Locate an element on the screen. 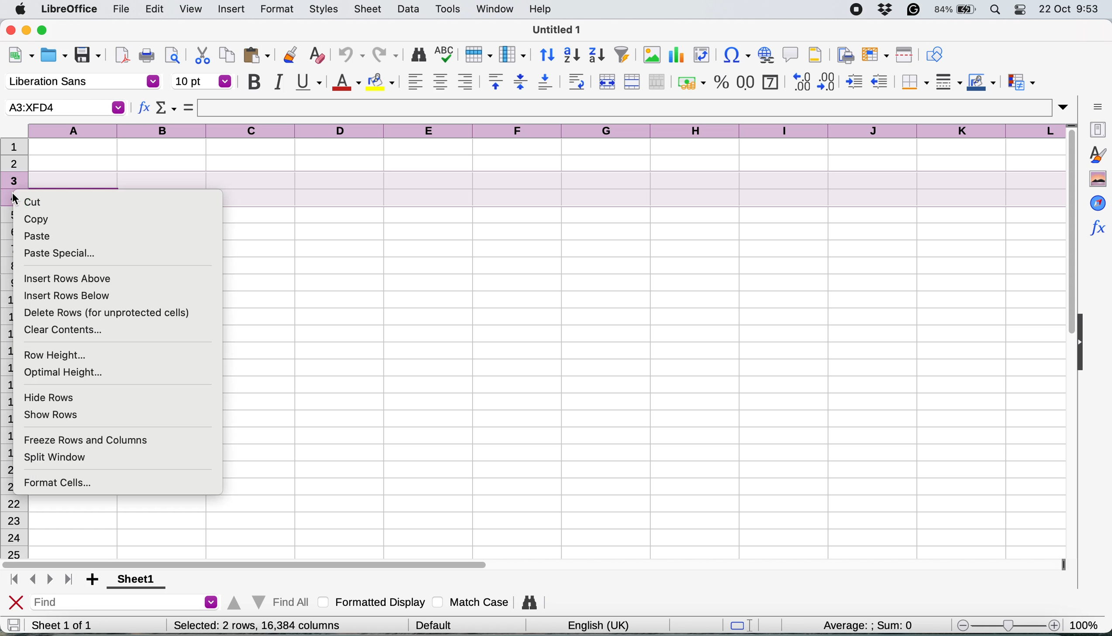 This screenshot has height=636, width=1112. average : : sum: 0 is located at coordinates (873, 626).